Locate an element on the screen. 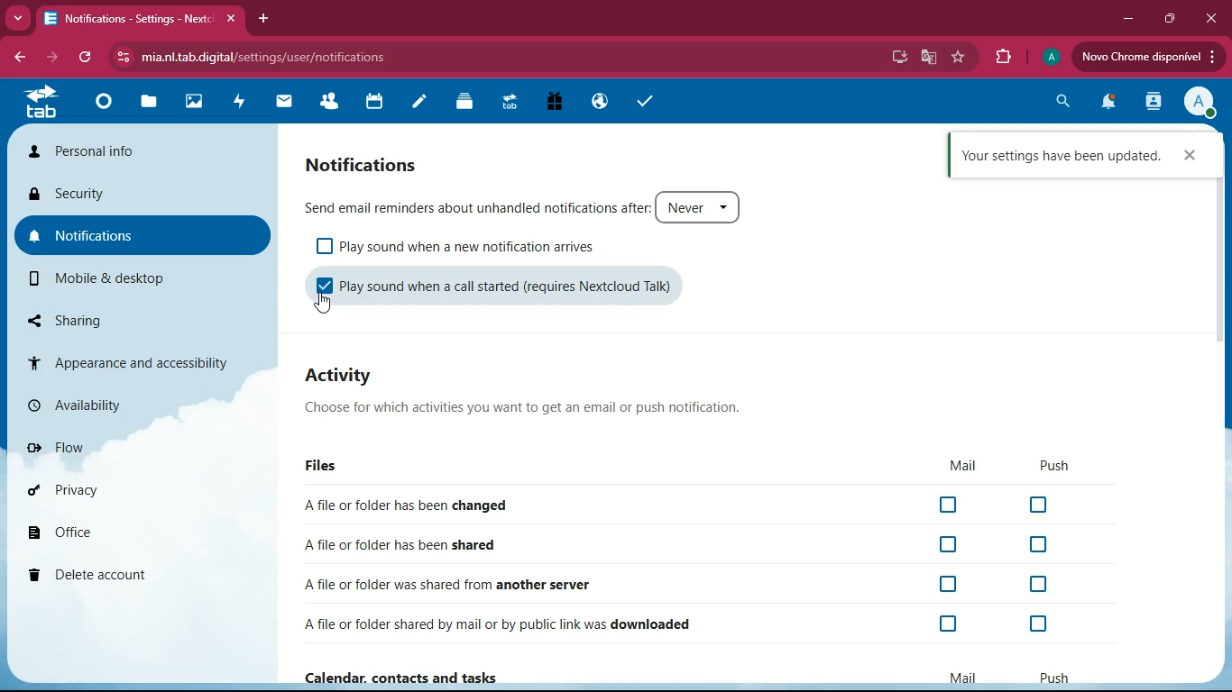  push is located at coordinates (1054, 468).